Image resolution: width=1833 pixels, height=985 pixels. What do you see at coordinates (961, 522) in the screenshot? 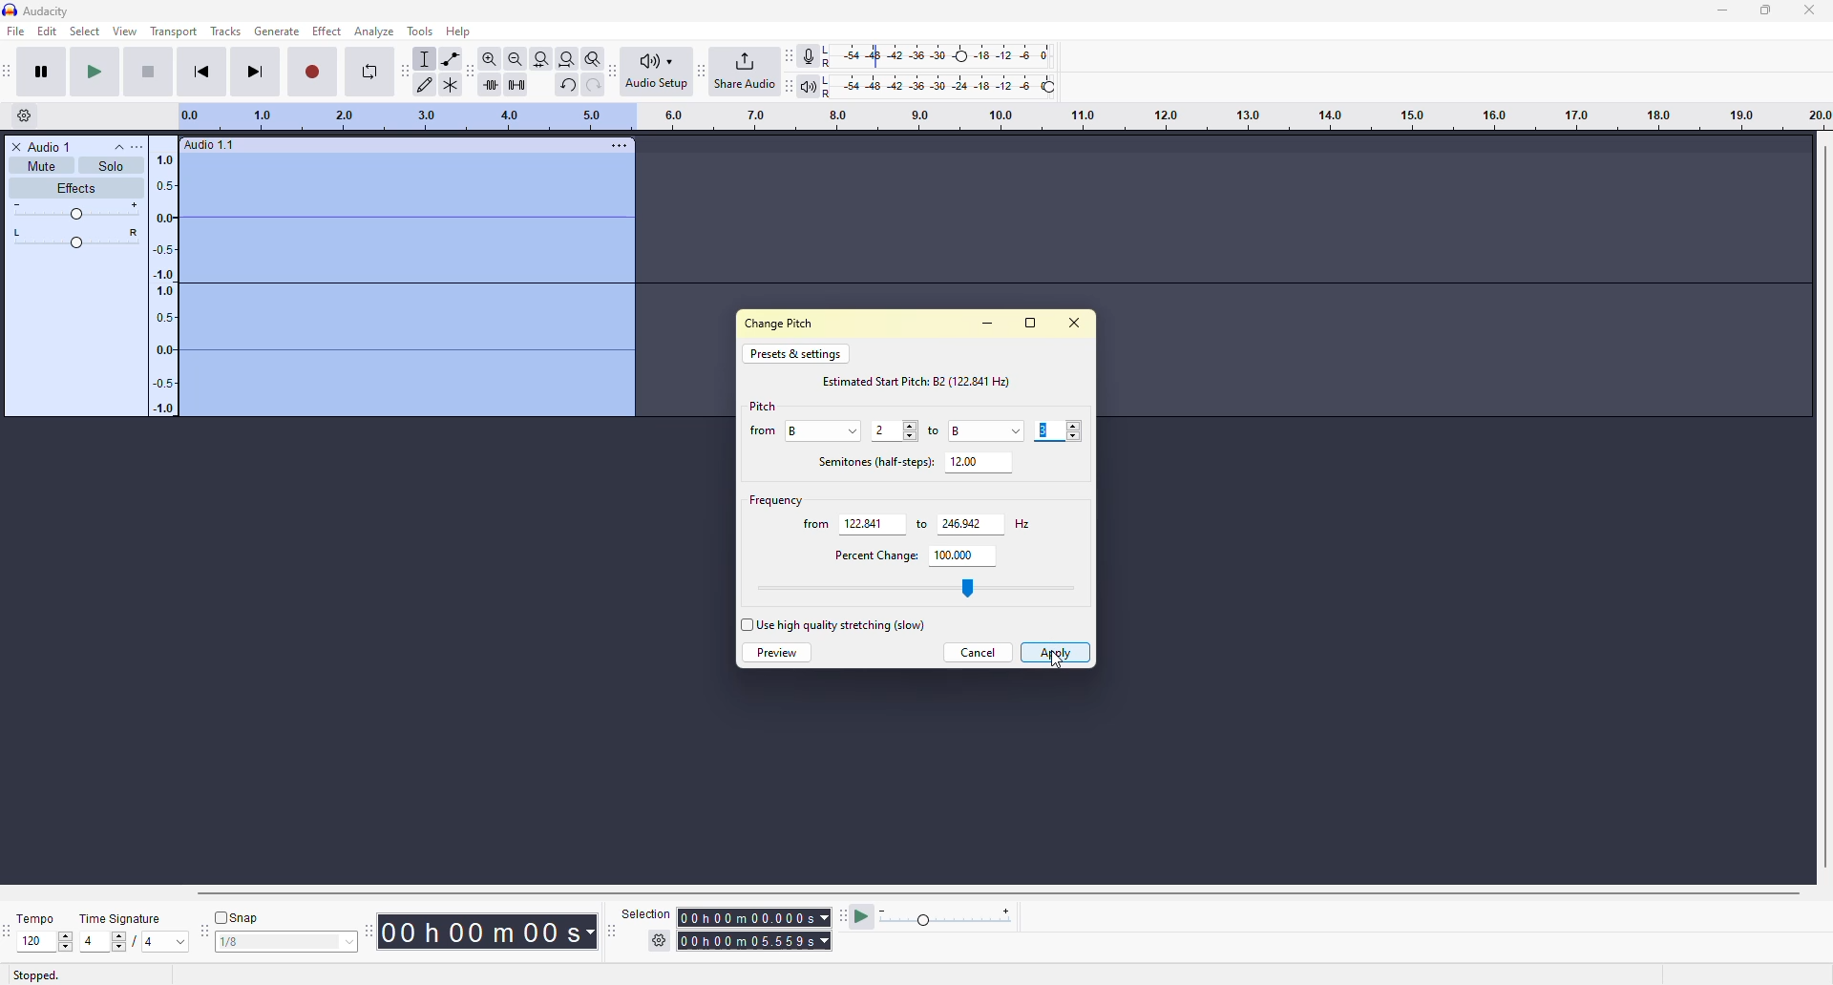
I see `value` at bounding box center [961, 522].